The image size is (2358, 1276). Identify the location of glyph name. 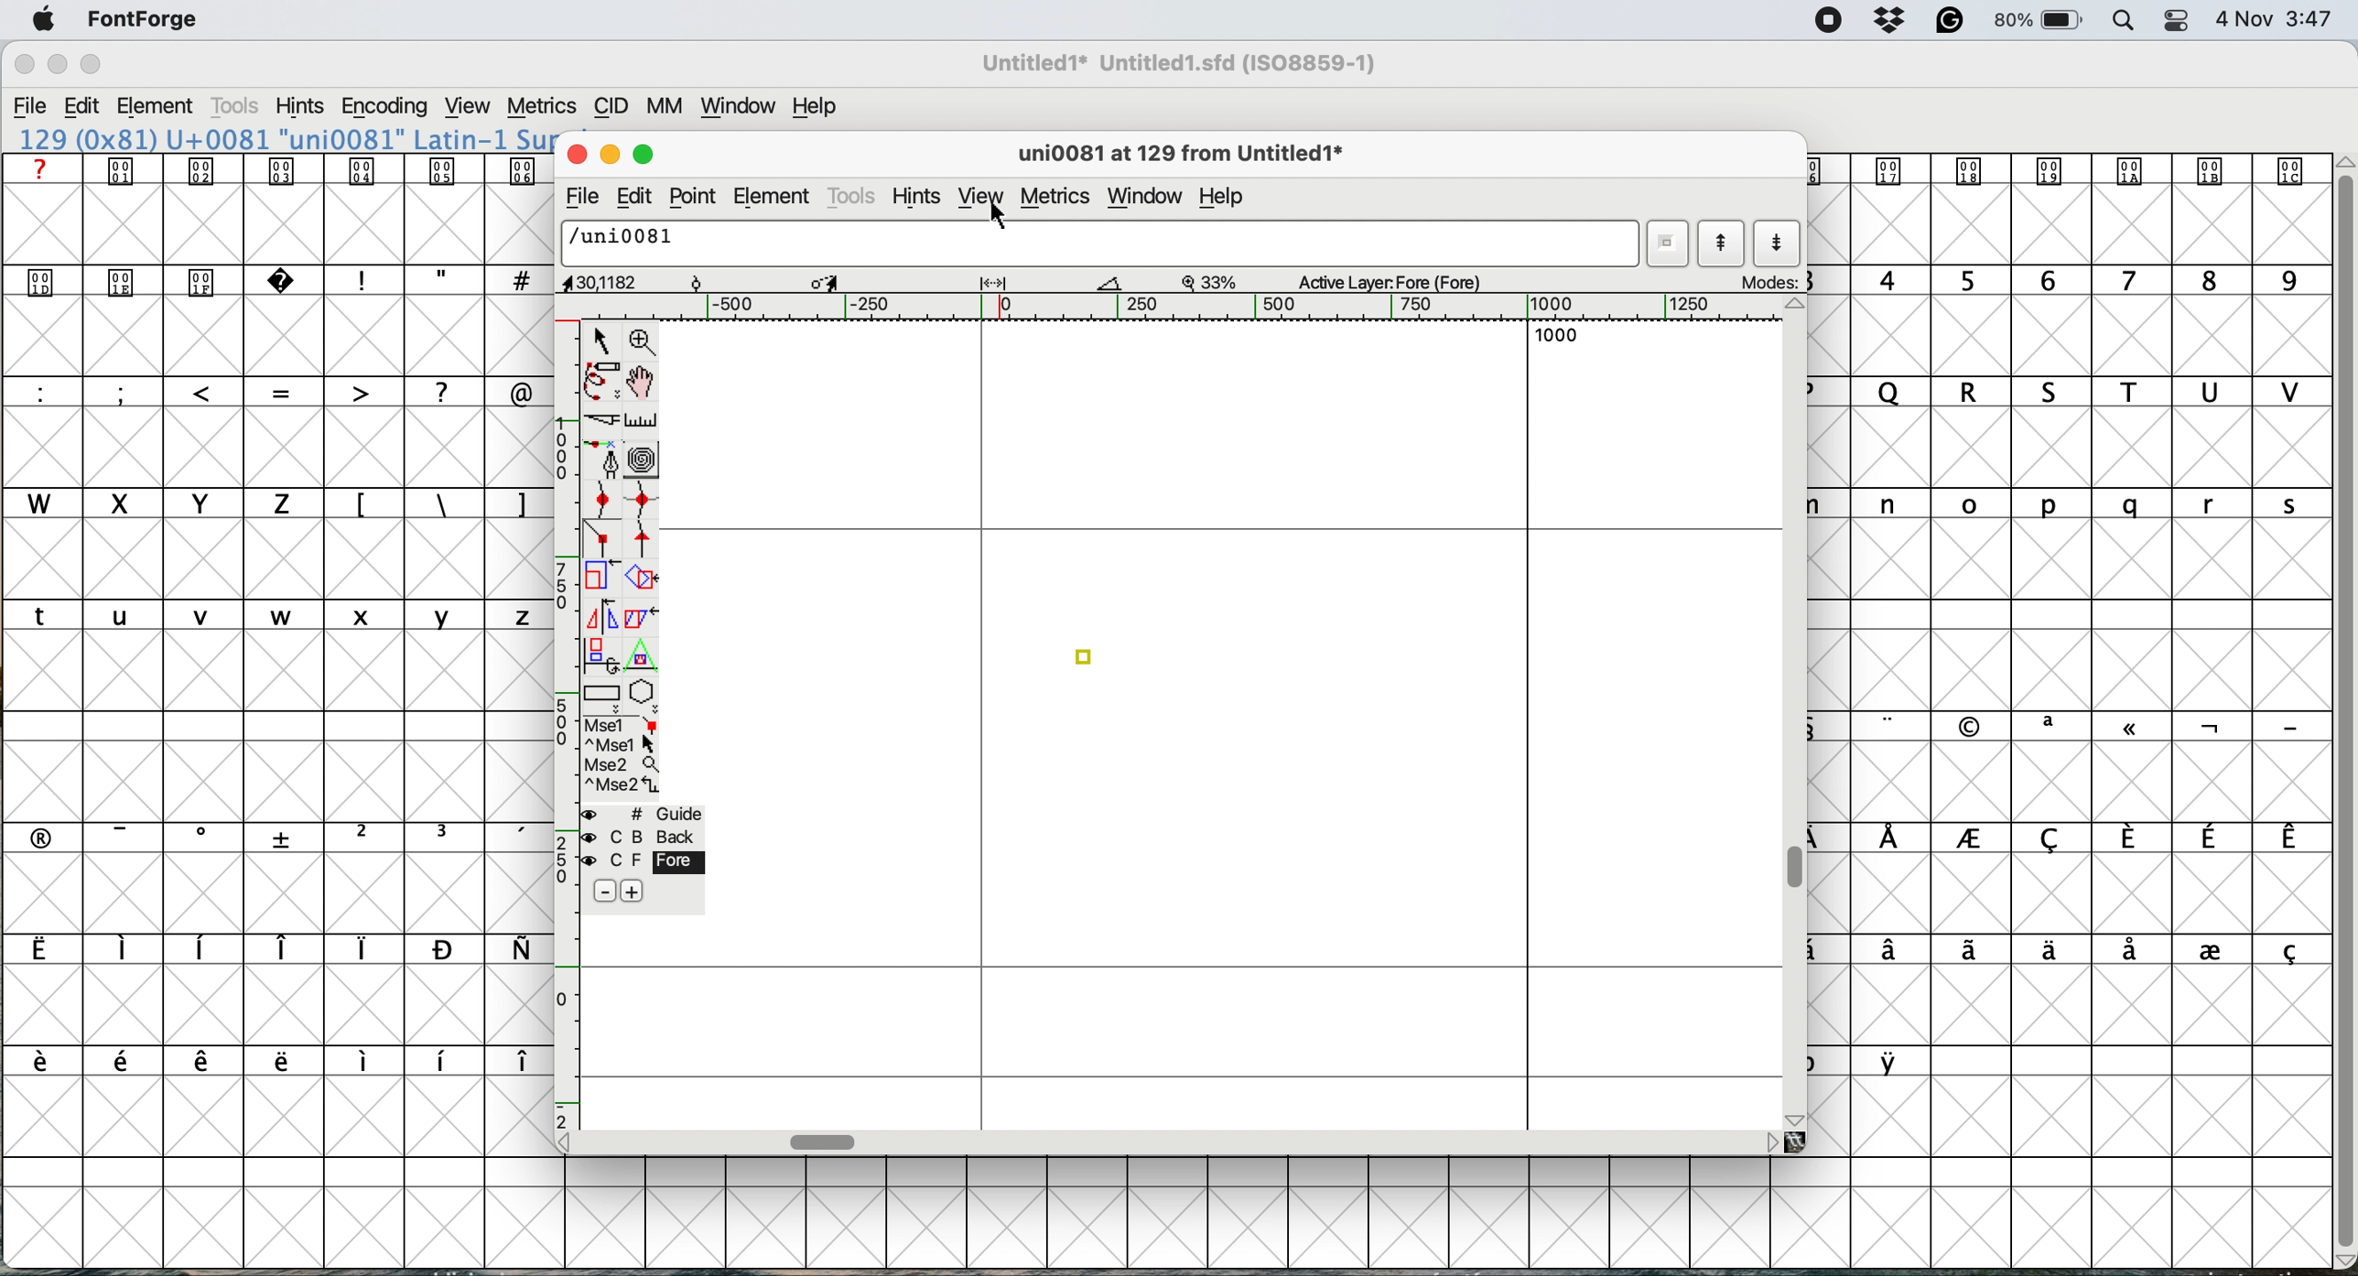
(1174, 155).